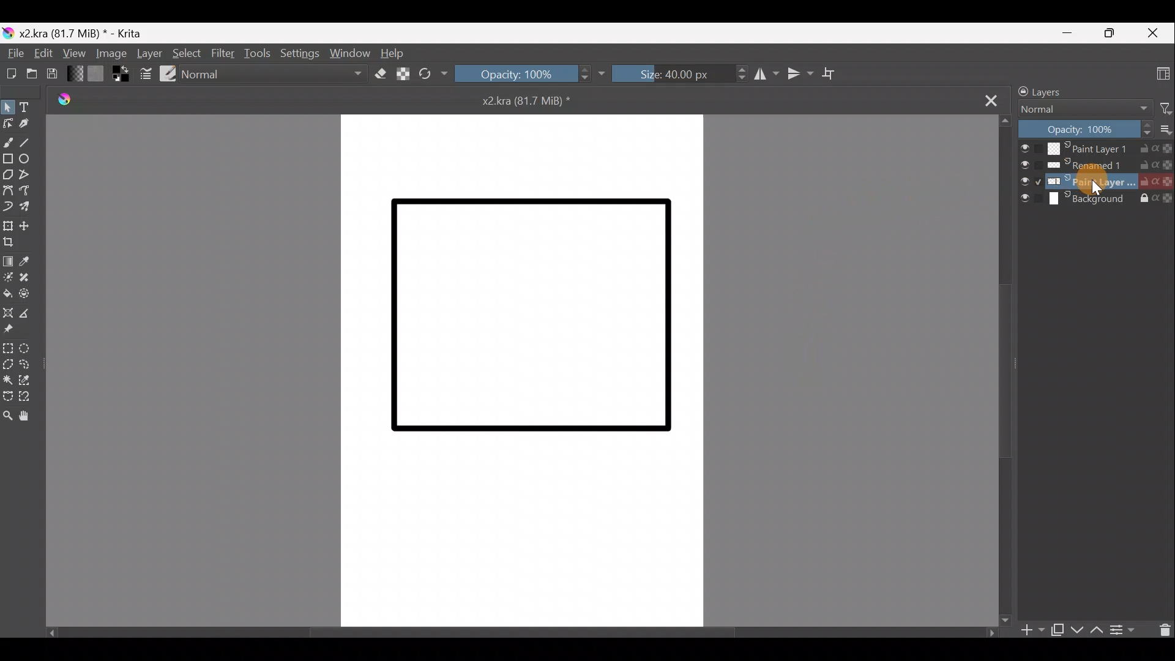  I want to click on Minimize, so click(1069, 34).